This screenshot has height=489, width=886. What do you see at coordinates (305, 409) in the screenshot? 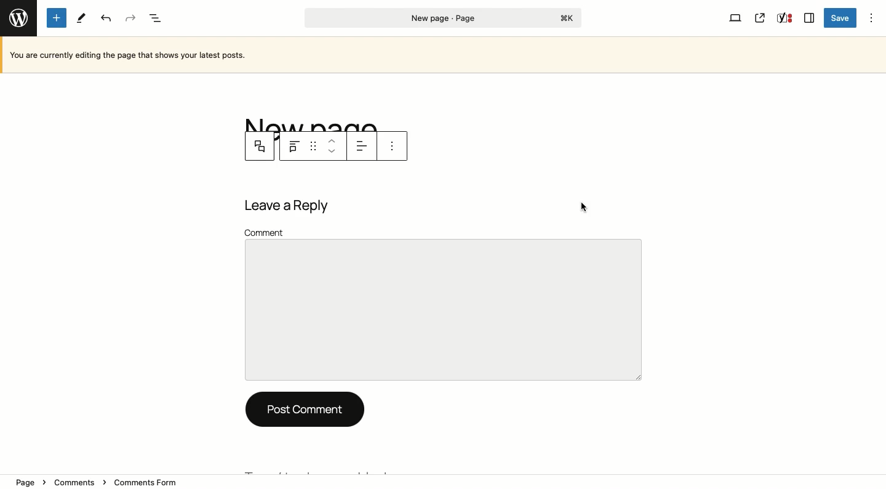
I see `Post comment` at bounding box center [305, 409].